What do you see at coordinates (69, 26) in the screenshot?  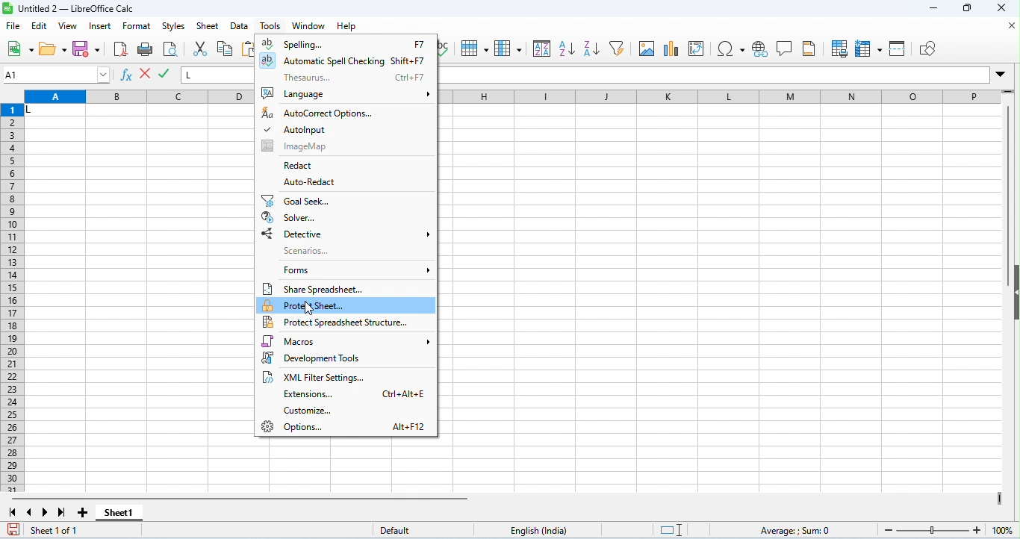 I see `view` at bounding box center [69, 26].